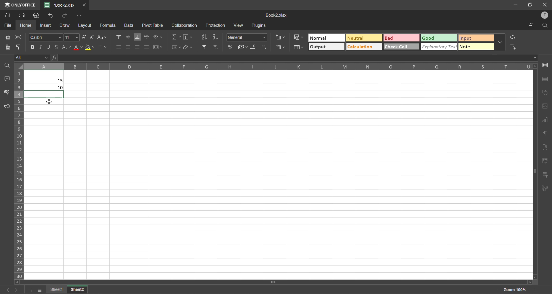 This screenshot has width=552, height=294. Describe the element at coordinates (238, 26) in the screenshot. I see `view` at that location.